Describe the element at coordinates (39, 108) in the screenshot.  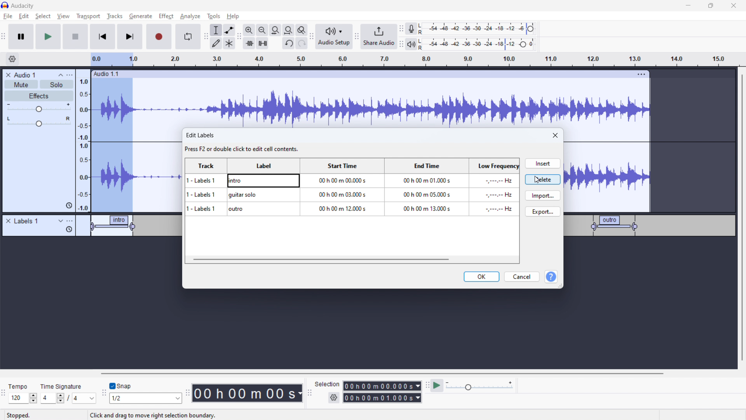
I see `gain` at that location.